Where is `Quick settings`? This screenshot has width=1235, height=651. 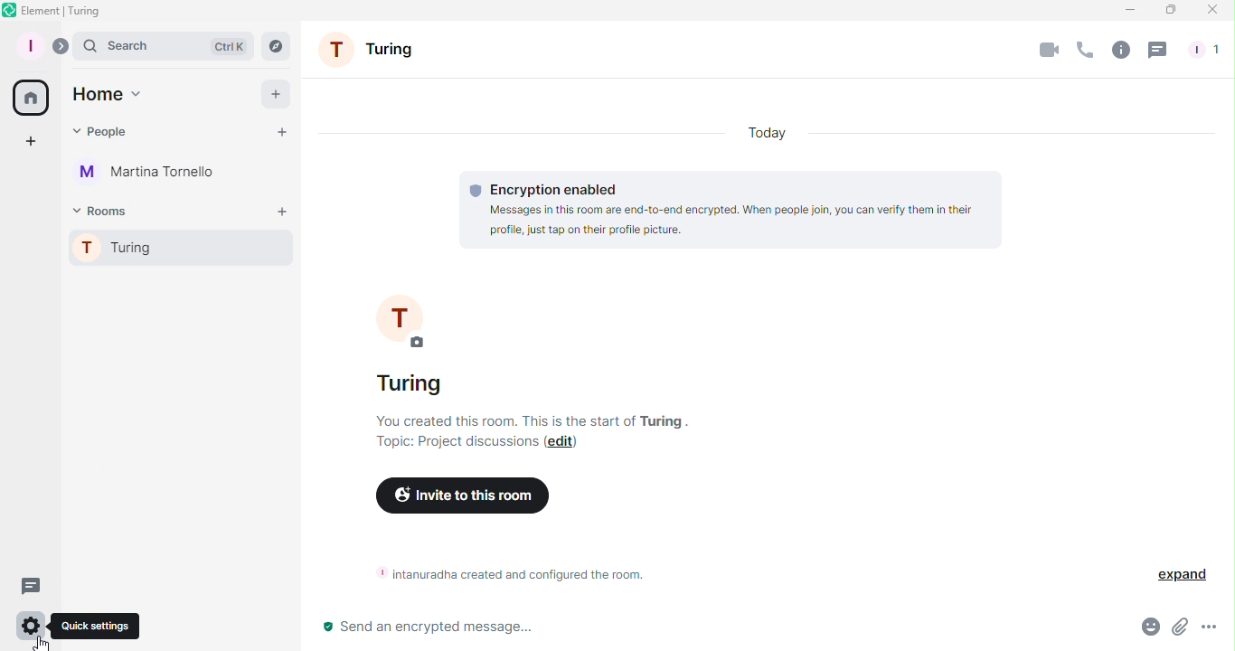
Quick settings is located at coordinates (97, 627).